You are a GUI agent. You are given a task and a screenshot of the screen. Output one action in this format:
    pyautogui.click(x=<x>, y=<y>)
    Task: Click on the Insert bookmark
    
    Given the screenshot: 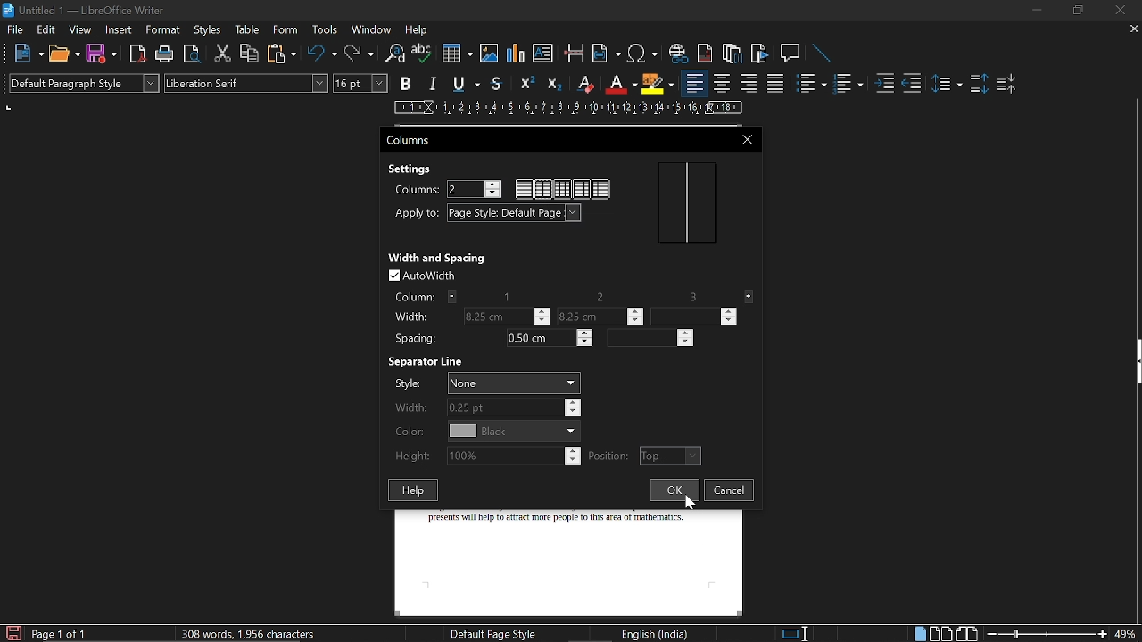 What is the action you would take?
    pyautogui.click(x=761, y=54)
    